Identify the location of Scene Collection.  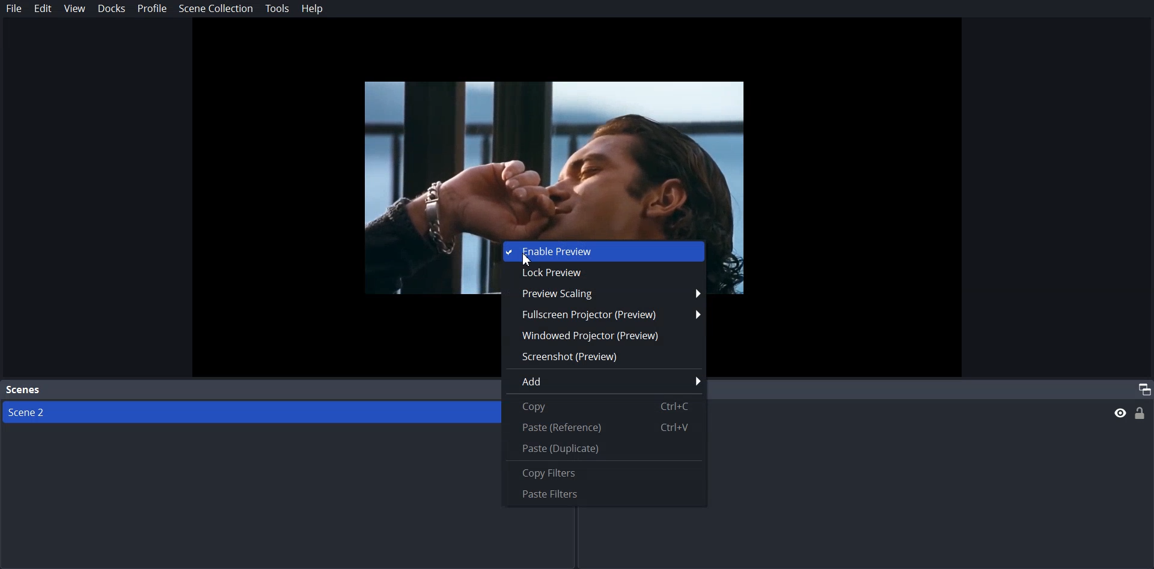
(216, 9).